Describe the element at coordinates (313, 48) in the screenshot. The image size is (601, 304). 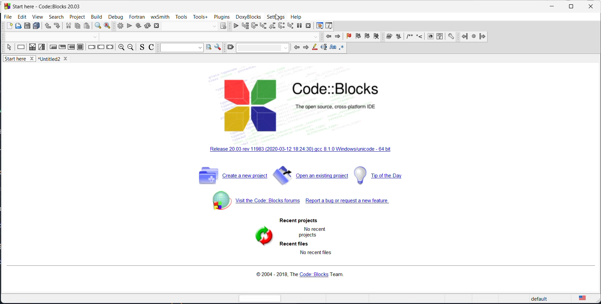
I see `highlight` at that location.